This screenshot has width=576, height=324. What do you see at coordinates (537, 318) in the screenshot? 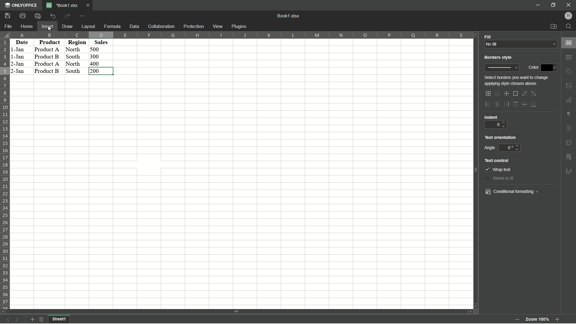
I see `zoom 100%` at bounding box center [537, 318].